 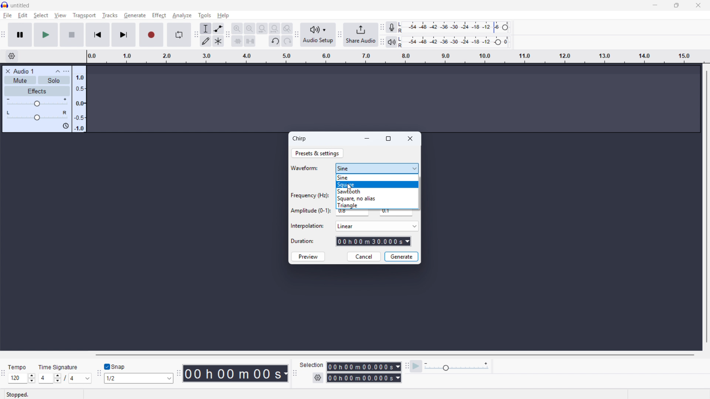 I want to click on Transport , so click(x=84, y=15).